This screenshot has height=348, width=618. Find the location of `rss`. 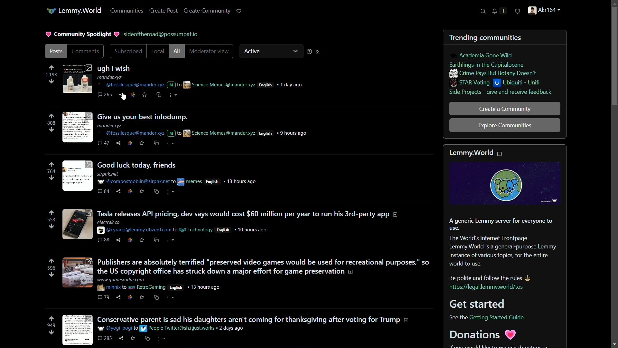

rss is located at coordinates (318, 52).